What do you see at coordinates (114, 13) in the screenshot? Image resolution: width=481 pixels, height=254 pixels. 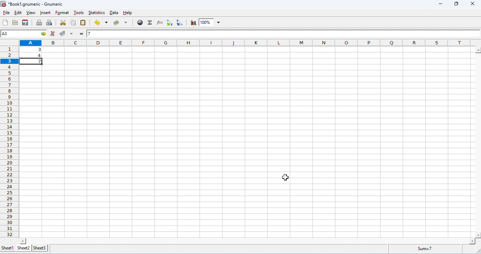 I see `data` at bounding box center [114, 13].